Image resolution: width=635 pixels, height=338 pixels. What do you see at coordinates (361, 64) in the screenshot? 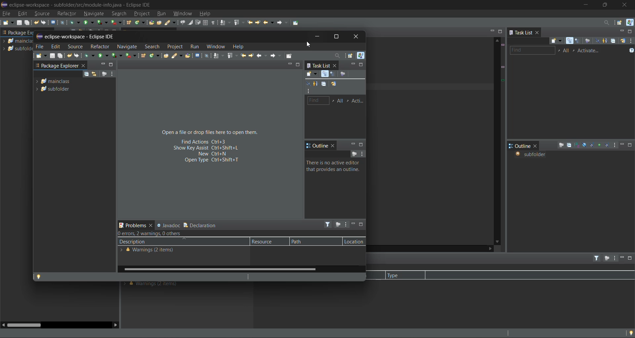
I see `maximize` at bounding box center [361, 64].